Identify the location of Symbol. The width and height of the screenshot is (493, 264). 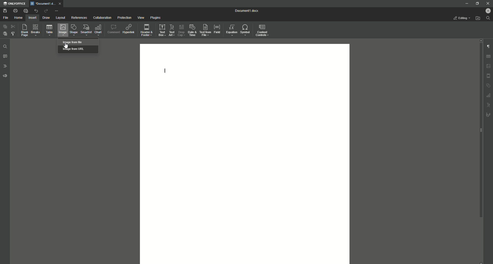
(246, 30).